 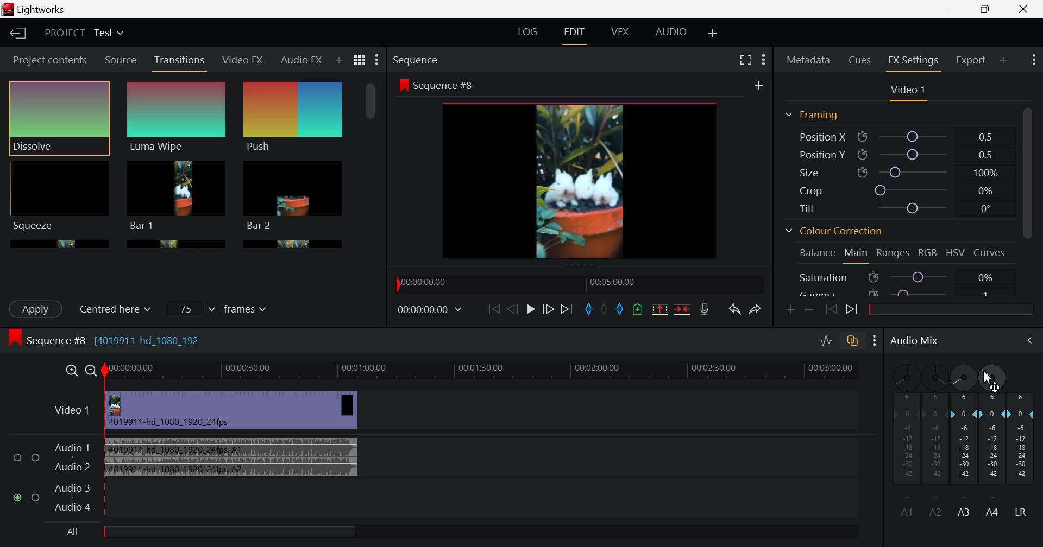 I want to click on A3 Channel Decibel Level, so click(x=962, y=439).